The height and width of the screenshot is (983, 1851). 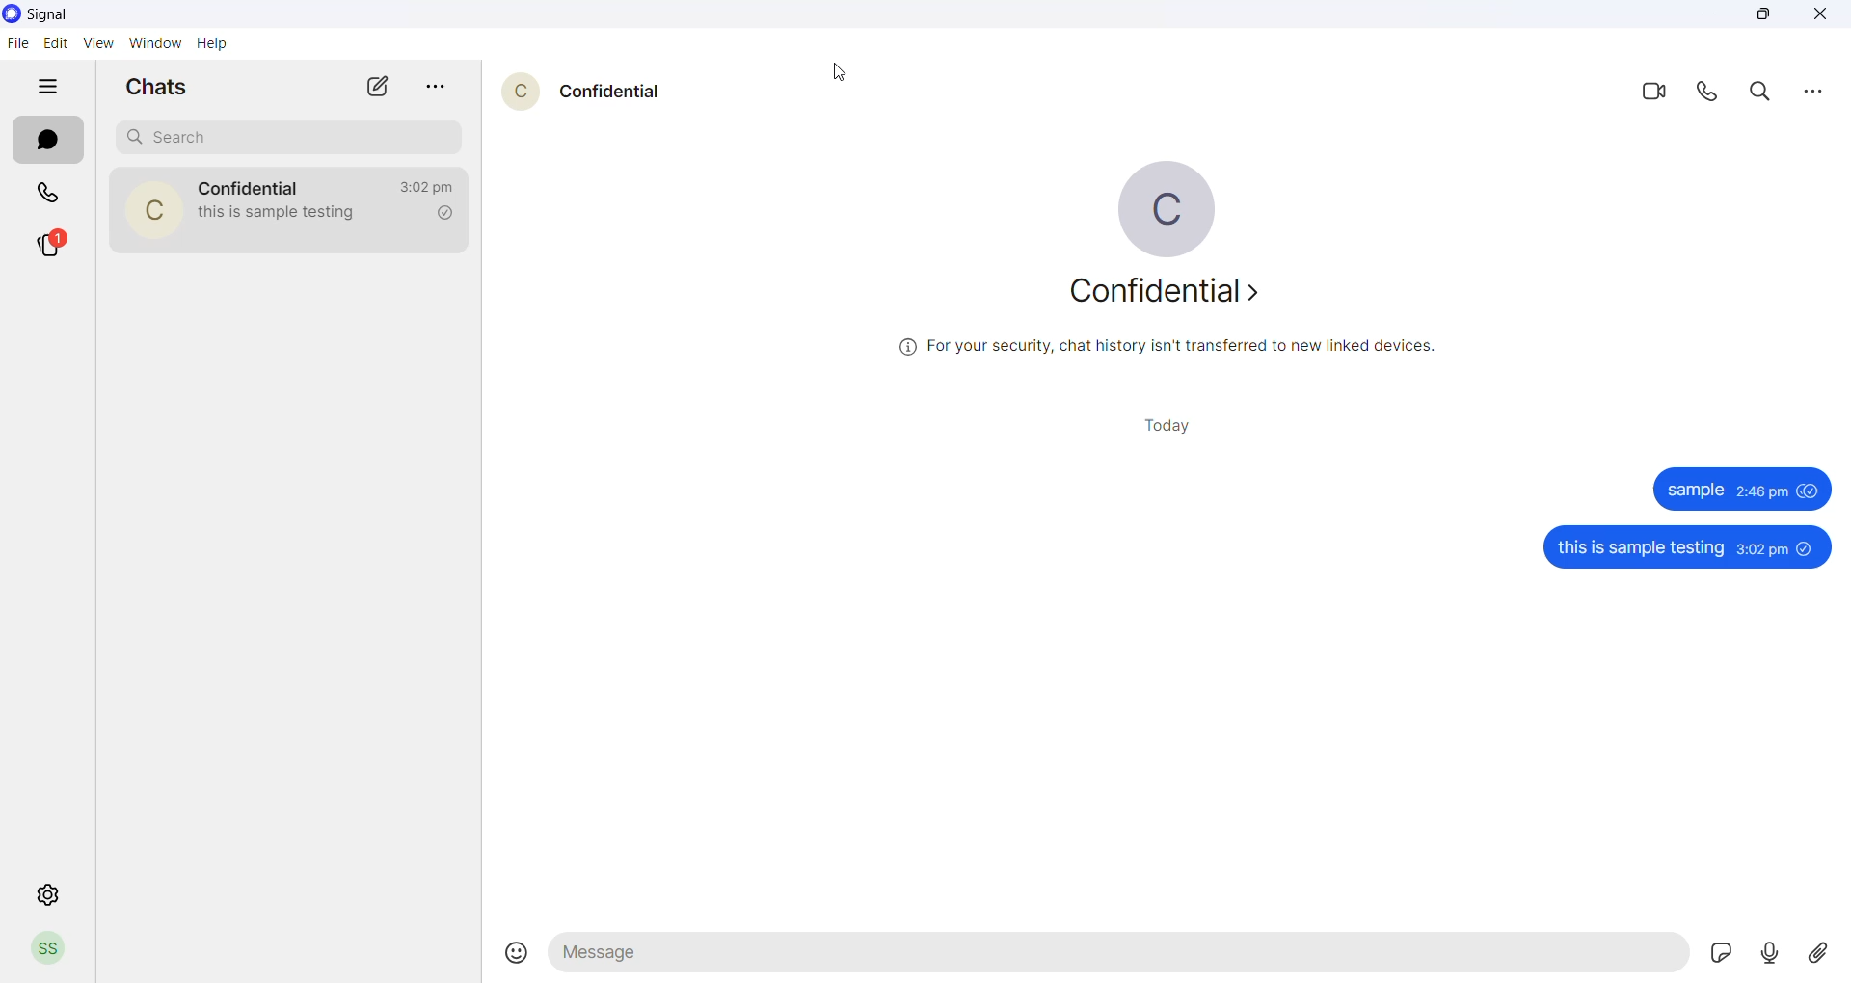 What do you see at coordinates (151, 208) in the screenshot?
I see `profile picture` at bounding box center [151, 208].